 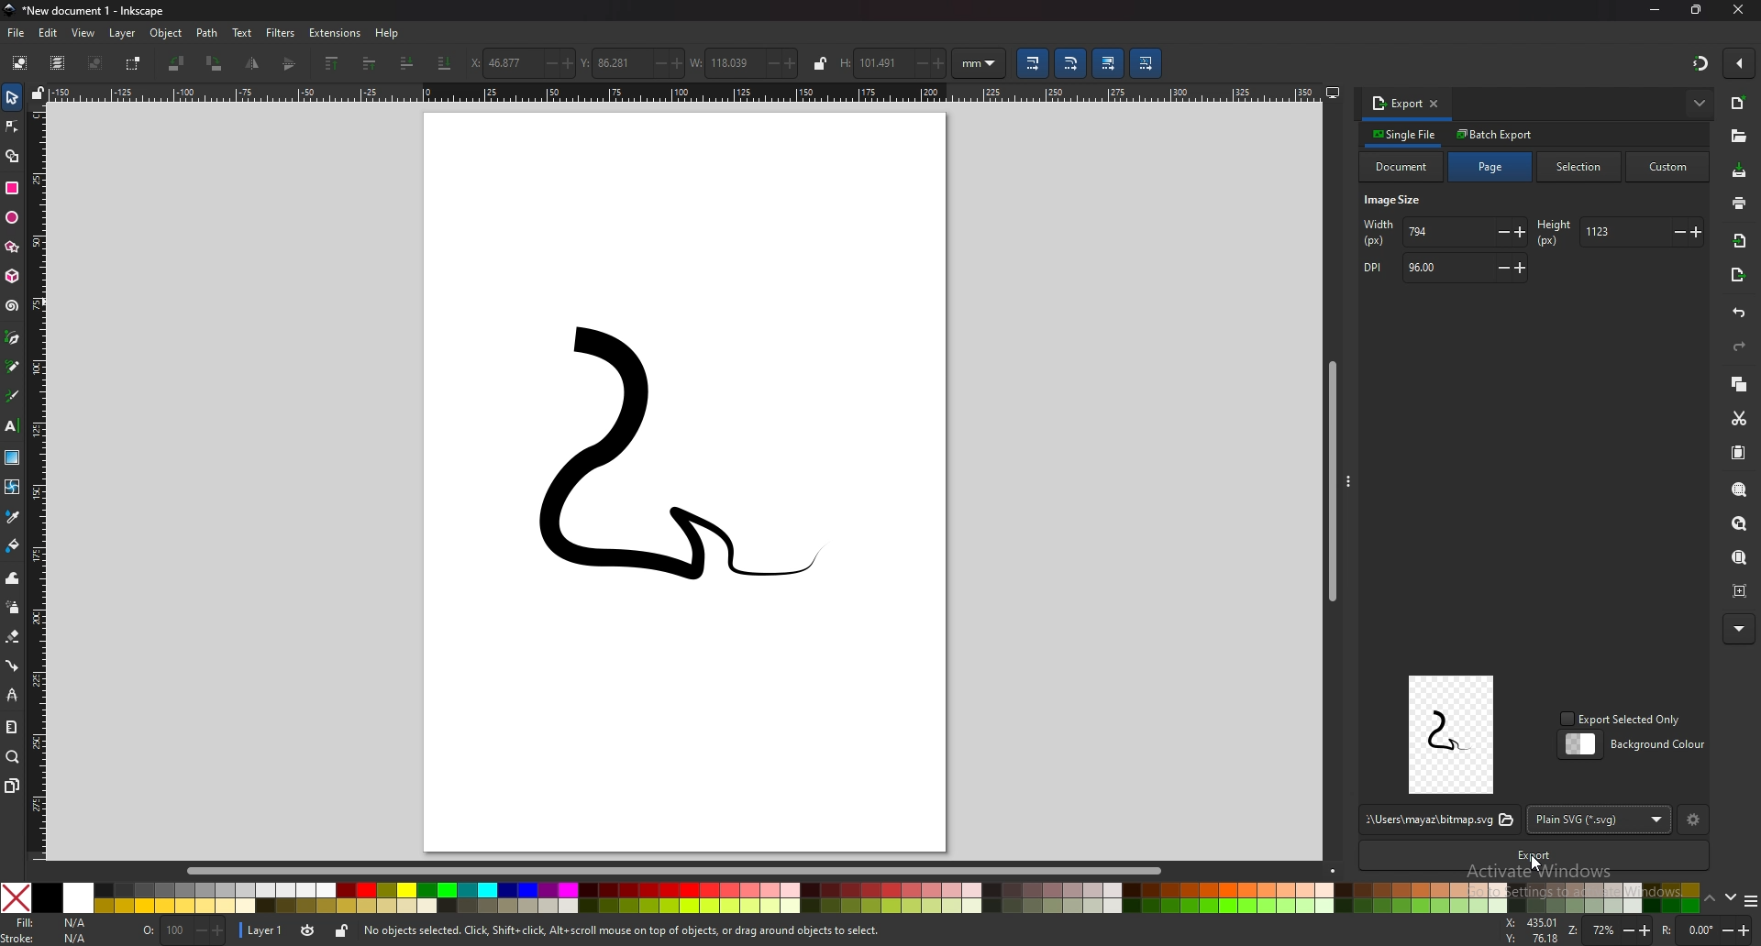 What do you see at coordinates (1452, 734) in the screenshot?
I see `preview` at bounding box center [1452, 734].